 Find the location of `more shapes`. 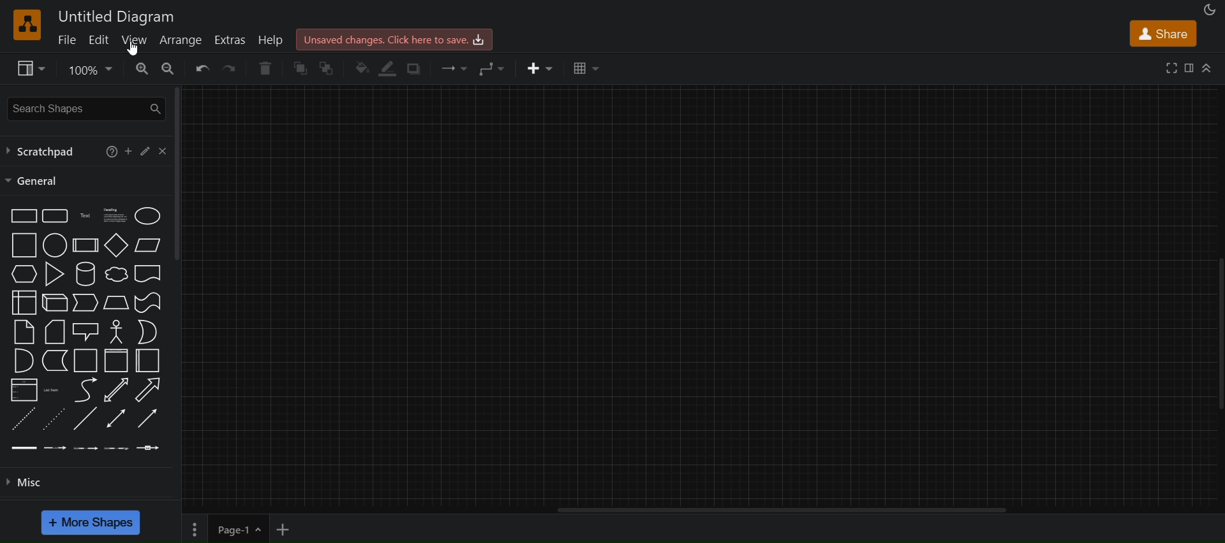

more shapes is located at coordinates (92, 522).